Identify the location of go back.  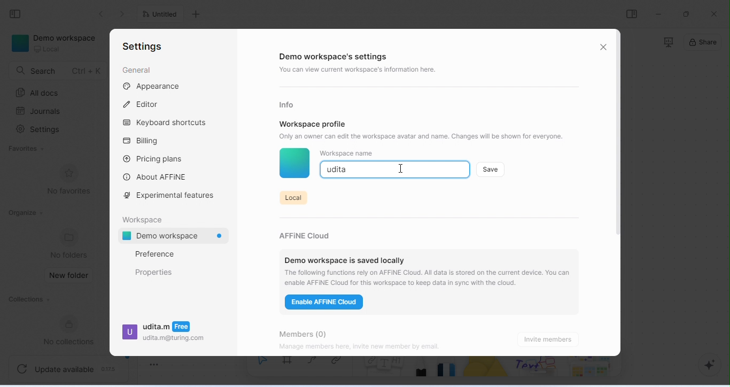
(102, 14).